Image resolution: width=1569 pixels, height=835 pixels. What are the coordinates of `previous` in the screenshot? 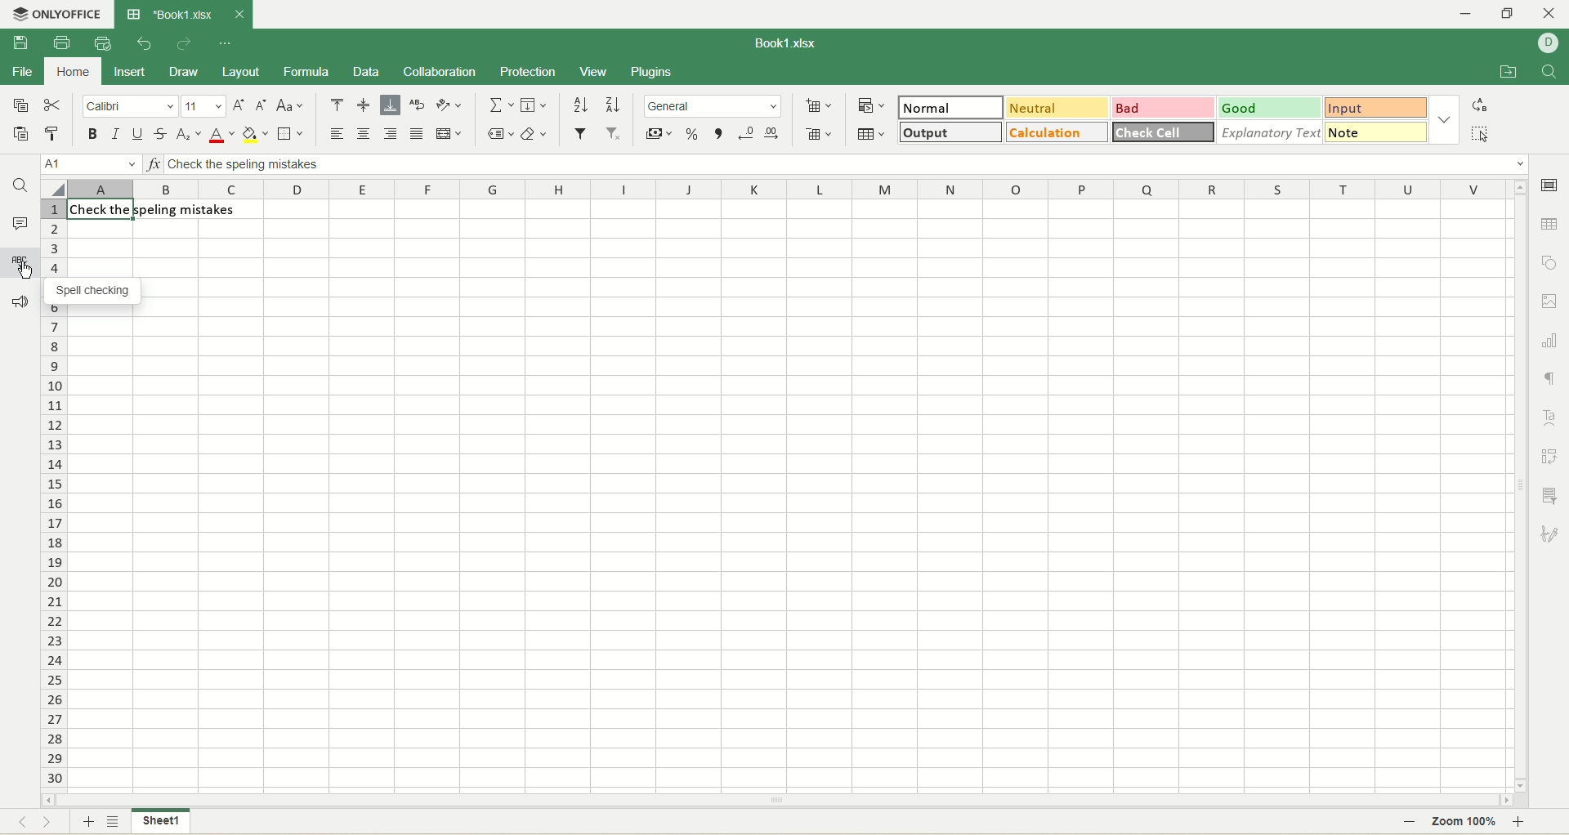 It's located at (21, 824).